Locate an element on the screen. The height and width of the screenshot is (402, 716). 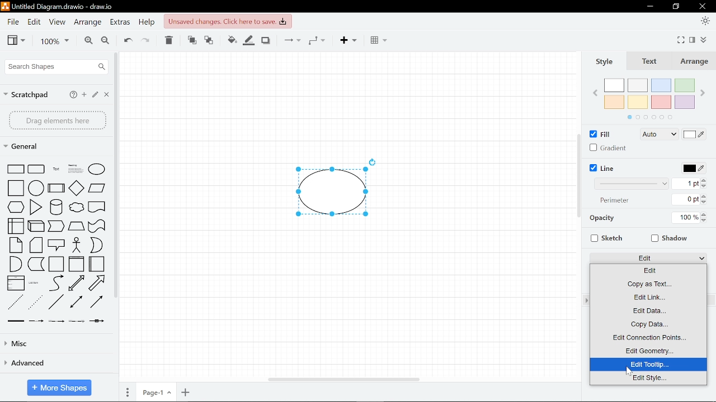
Increase perimeter is located at coordinates (705, 197).